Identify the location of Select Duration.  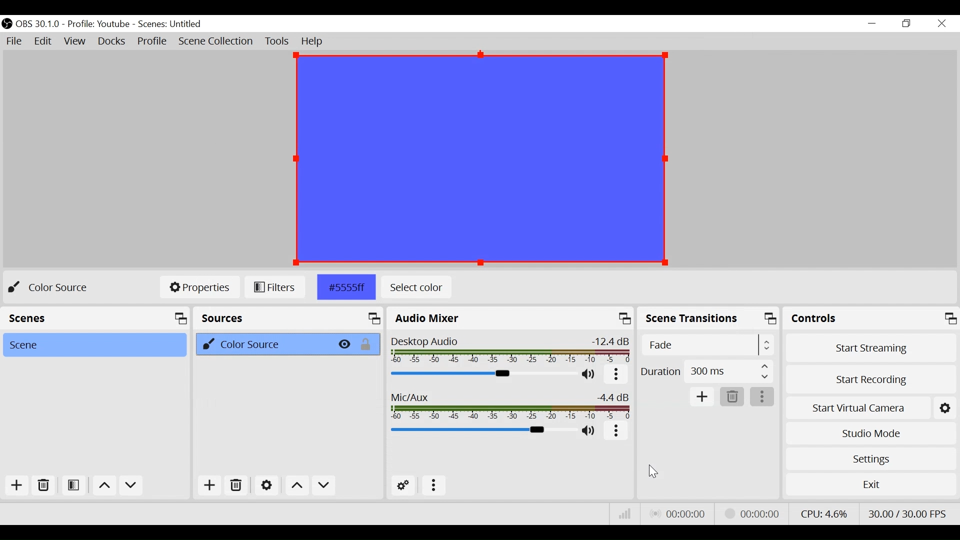
(706, 370).